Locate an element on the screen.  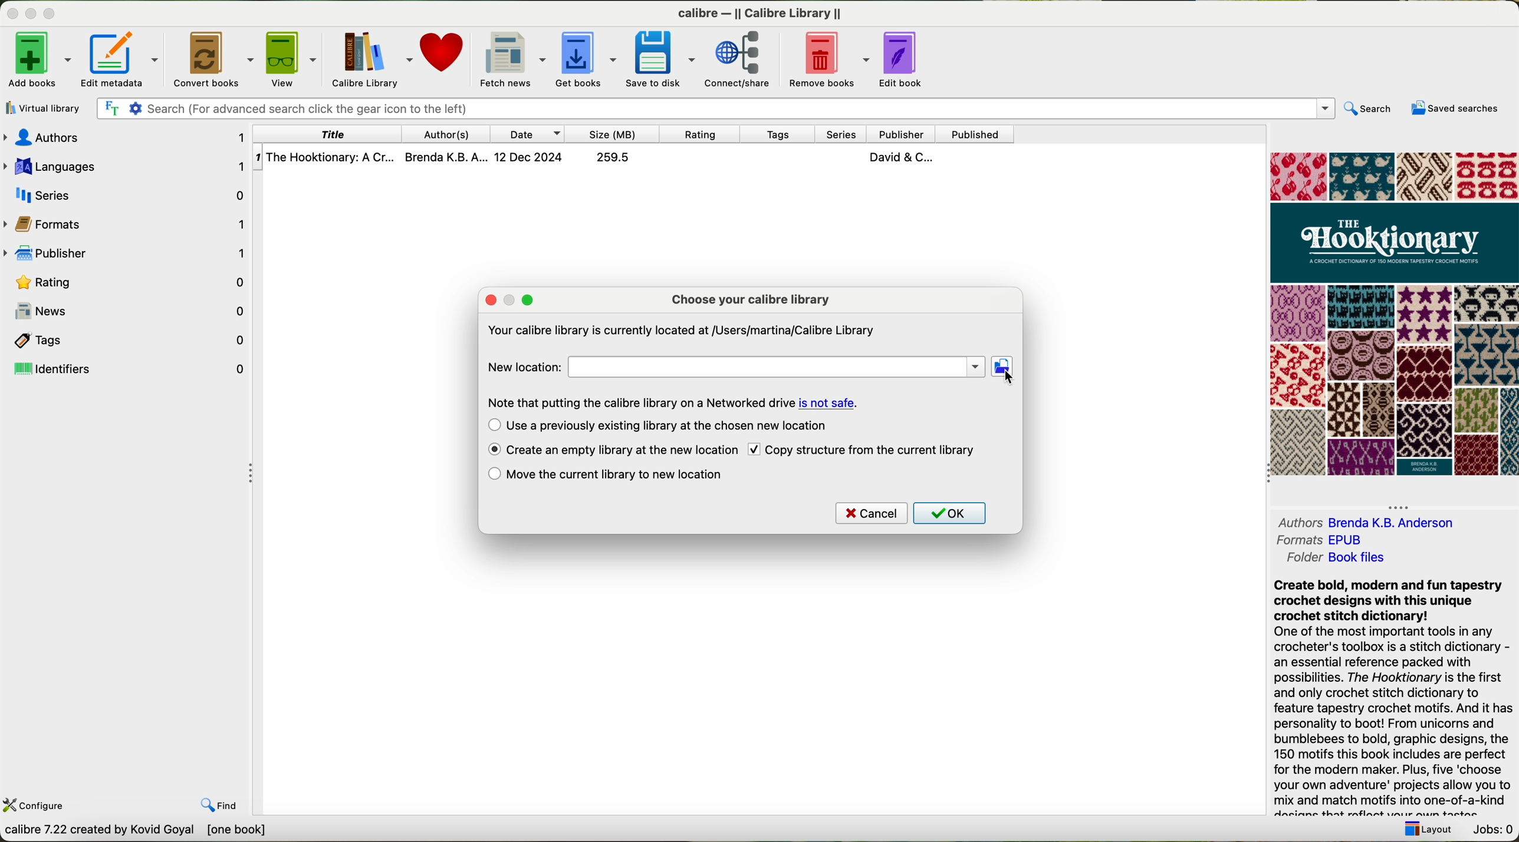
choose your calibre library is located at coordinates (749, 301).